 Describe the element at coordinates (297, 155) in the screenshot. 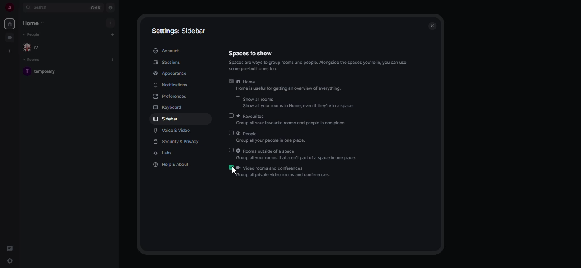

I see `rooms outside of a space` at that location.